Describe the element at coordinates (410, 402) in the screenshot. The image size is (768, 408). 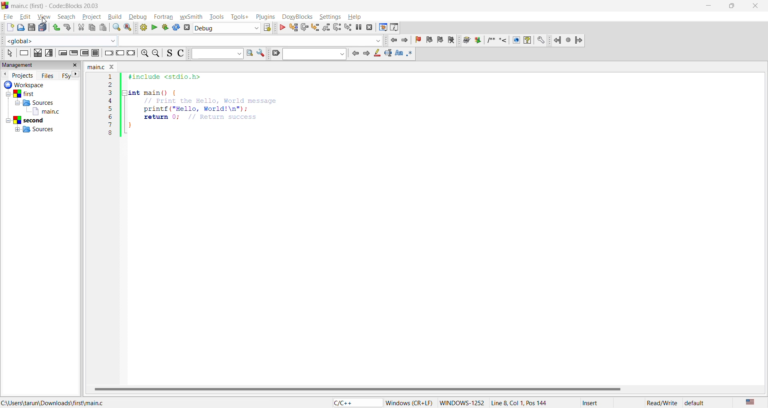
I see `Windows (CR+LF)` at that location.